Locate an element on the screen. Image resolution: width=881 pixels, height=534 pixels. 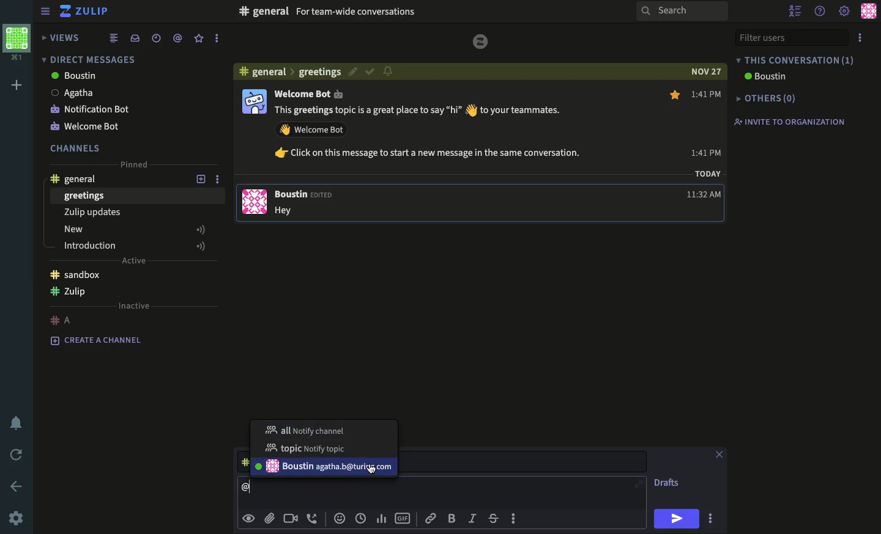
close is located at coordinates (719, 455).